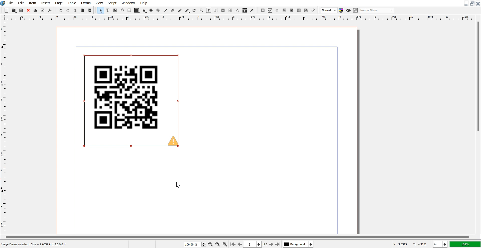  I want to click on 100%, so click(465, 244).